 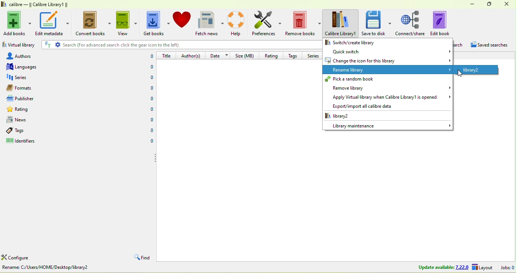 I want to click on maximize, so click(x=487, y=4).